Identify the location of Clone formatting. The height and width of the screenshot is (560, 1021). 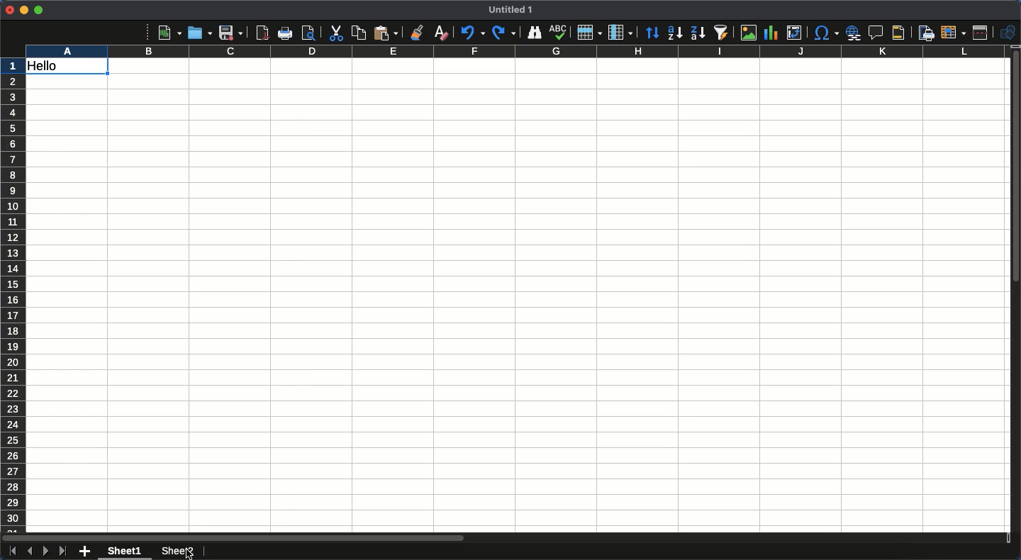
(418, 33).